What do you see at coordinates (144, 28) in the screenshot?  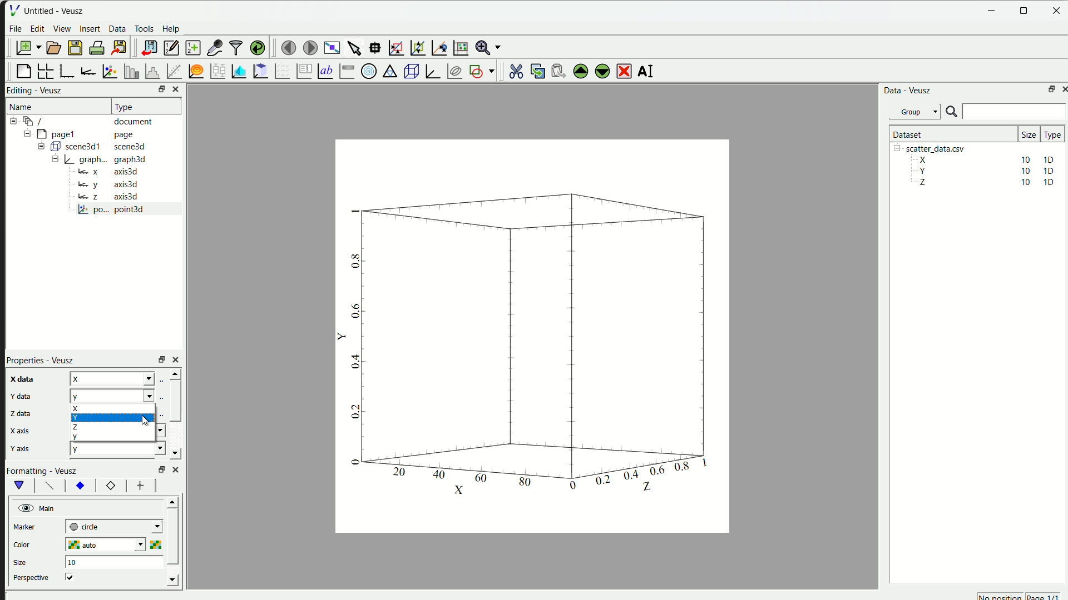 I see `Tools` at bounding box center [144, 28].